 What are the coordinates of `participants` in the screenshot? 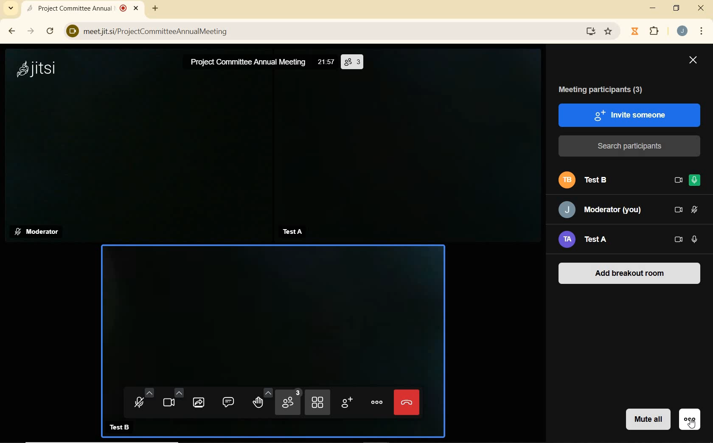 It's located at (289, 403).